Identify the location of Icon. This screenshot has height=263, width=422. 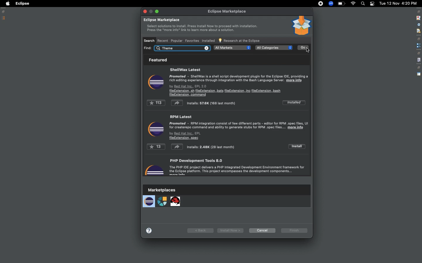
(155, 129).